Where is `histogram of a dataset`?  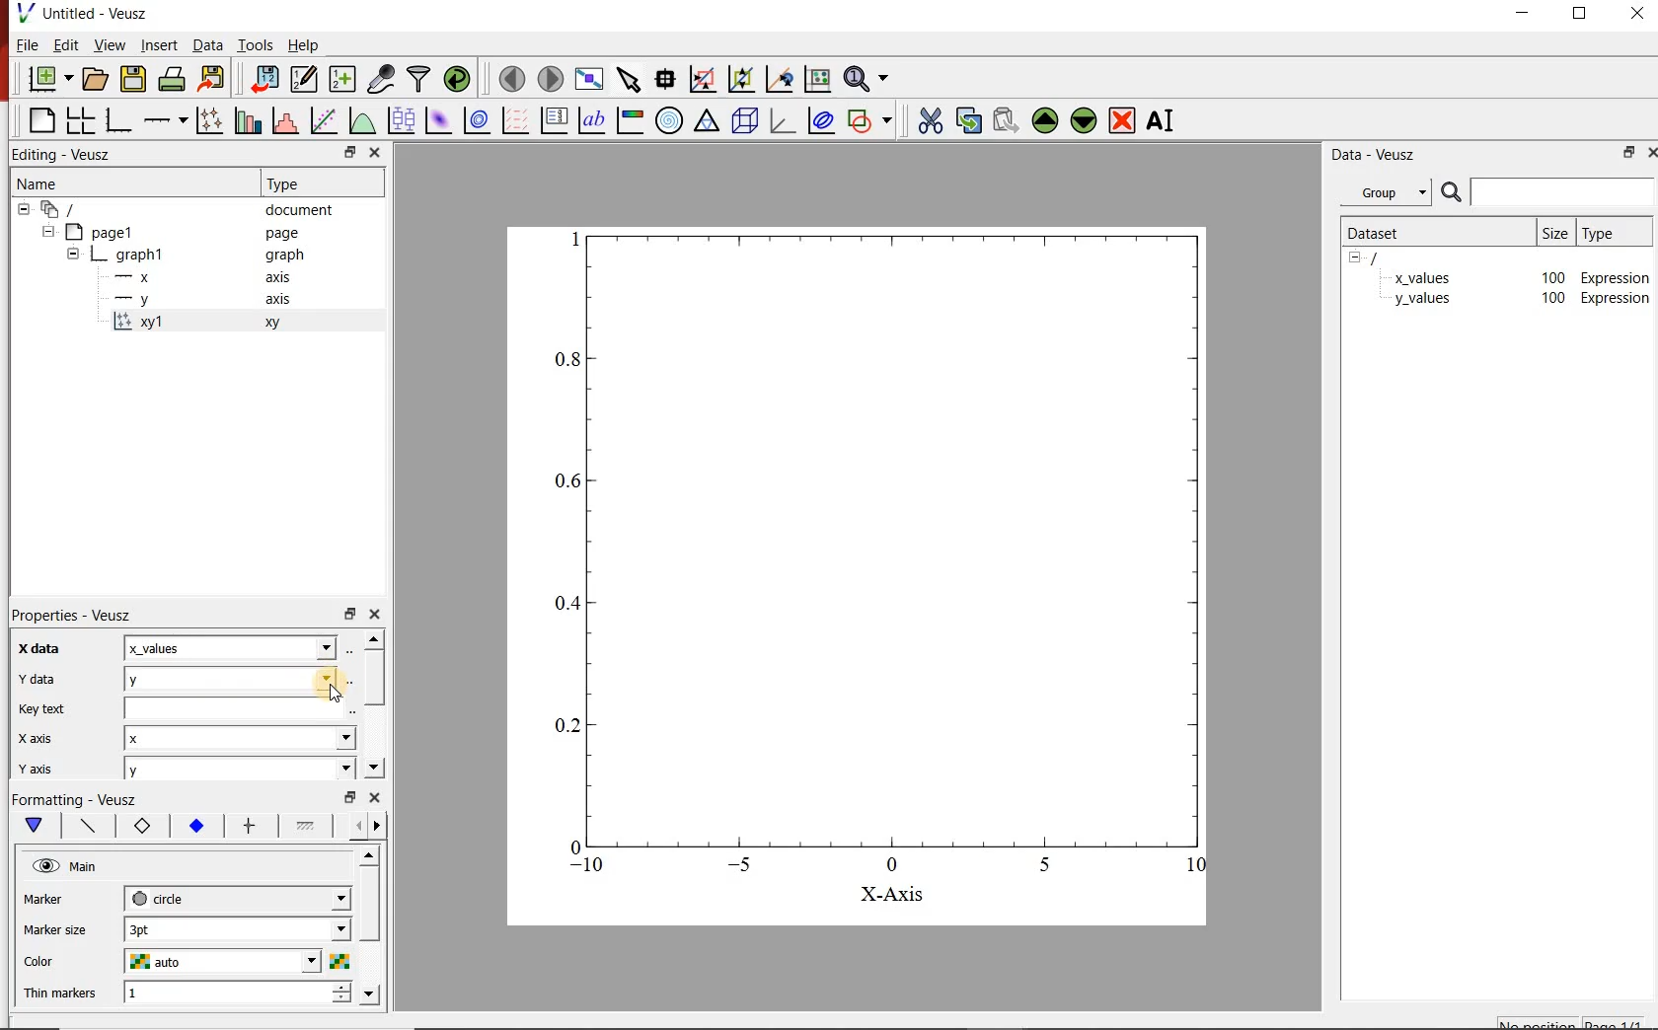 histogram of a dataset is located at coordinates (286, 121).